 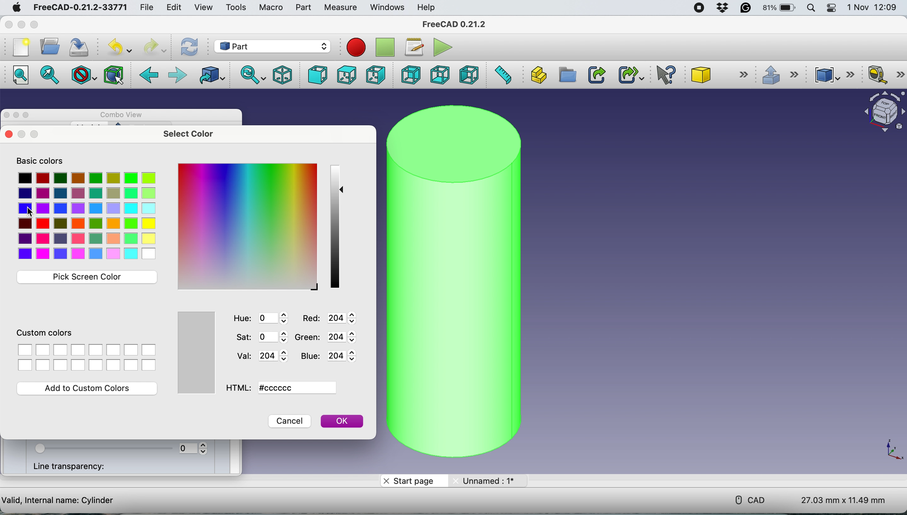 What do you see at coordinates (249, 226) in the screenshot?
I see `pick color` at bounding box center [249, 226].